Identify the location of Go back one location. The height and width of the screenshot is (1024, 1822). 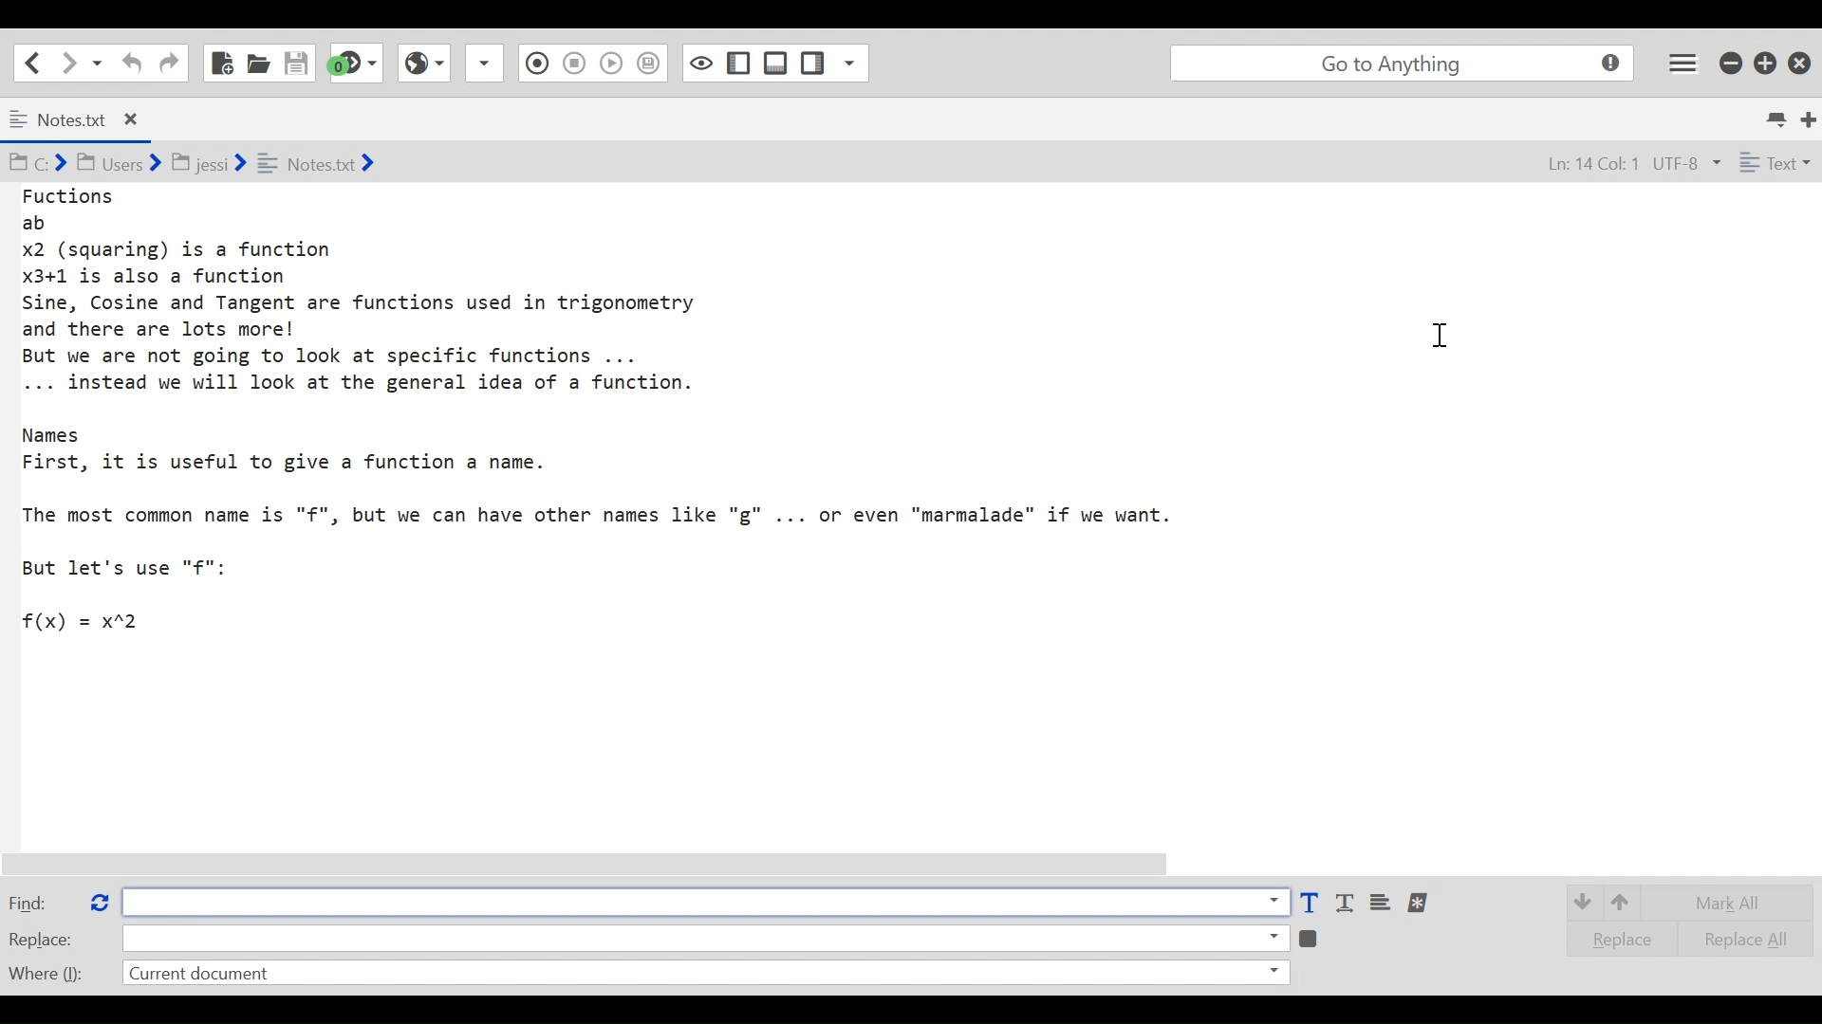
(28, 62).